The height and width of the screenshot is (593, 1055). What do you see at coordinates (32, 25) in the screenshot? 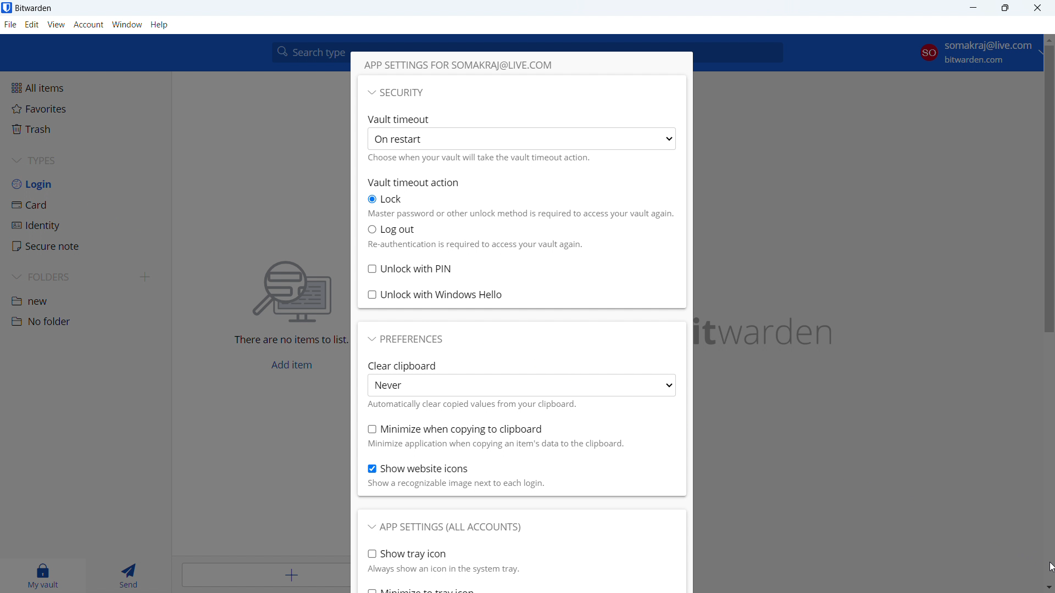
I see `edit` at bounding box center [32, 25].